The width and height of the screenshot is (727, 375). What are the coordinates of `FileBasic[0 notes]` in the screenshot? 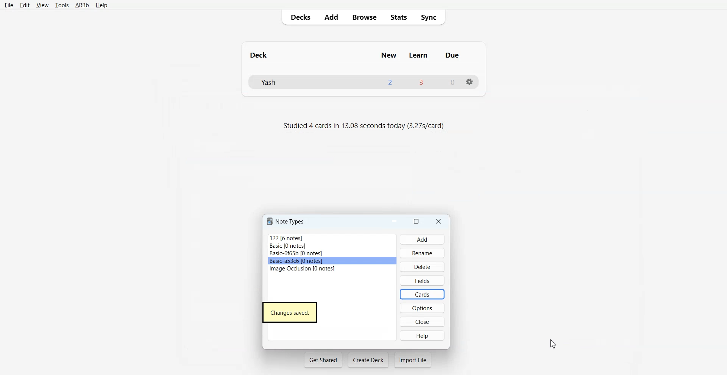 It's located at (332, 246).